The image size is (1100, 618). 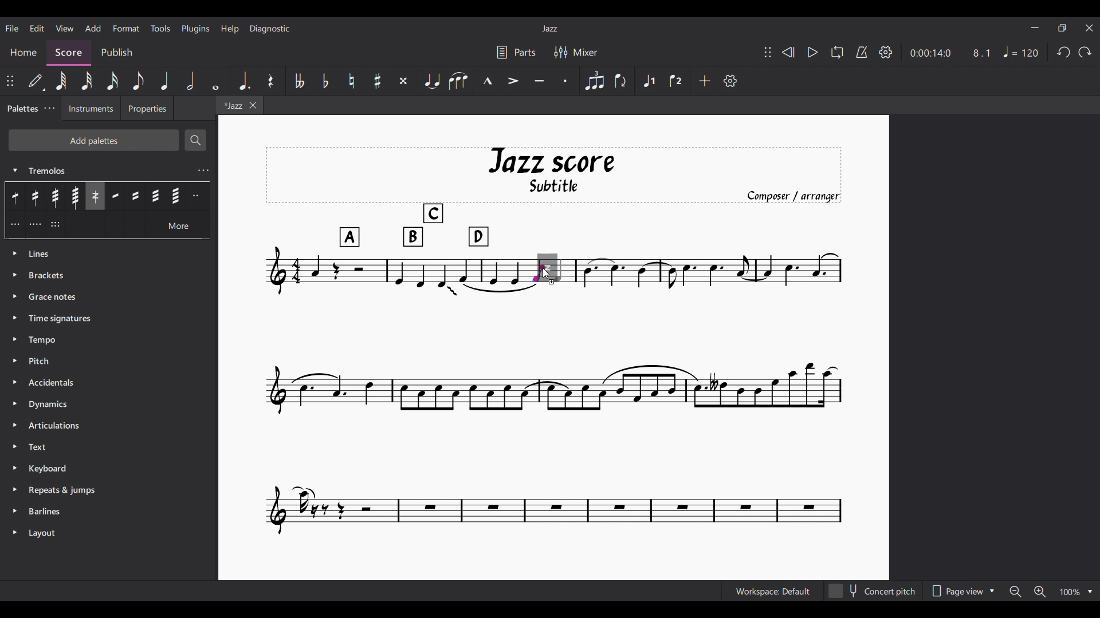 What do you see at coordinates (1040, 591) in the screenshot?
I see `Zoom in` at bounding box center [1040, 591].